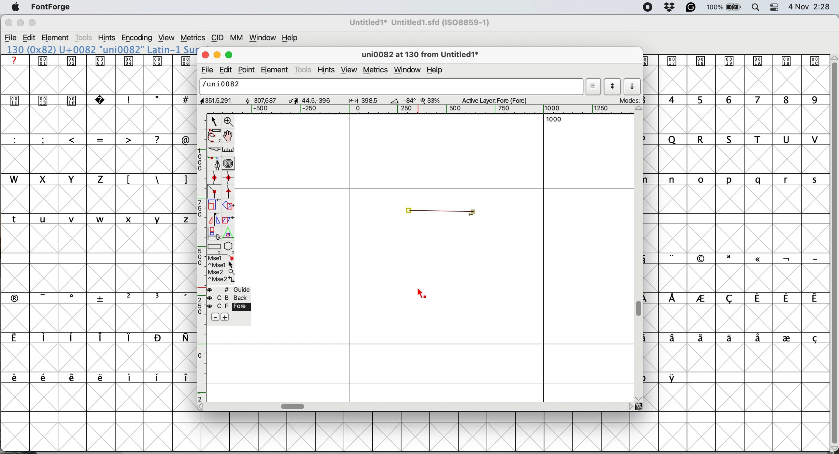 This screenshot has height=454, width=839. Describe the element at coordinates (229, 290) in the screenshot. I see `guide` at that location.